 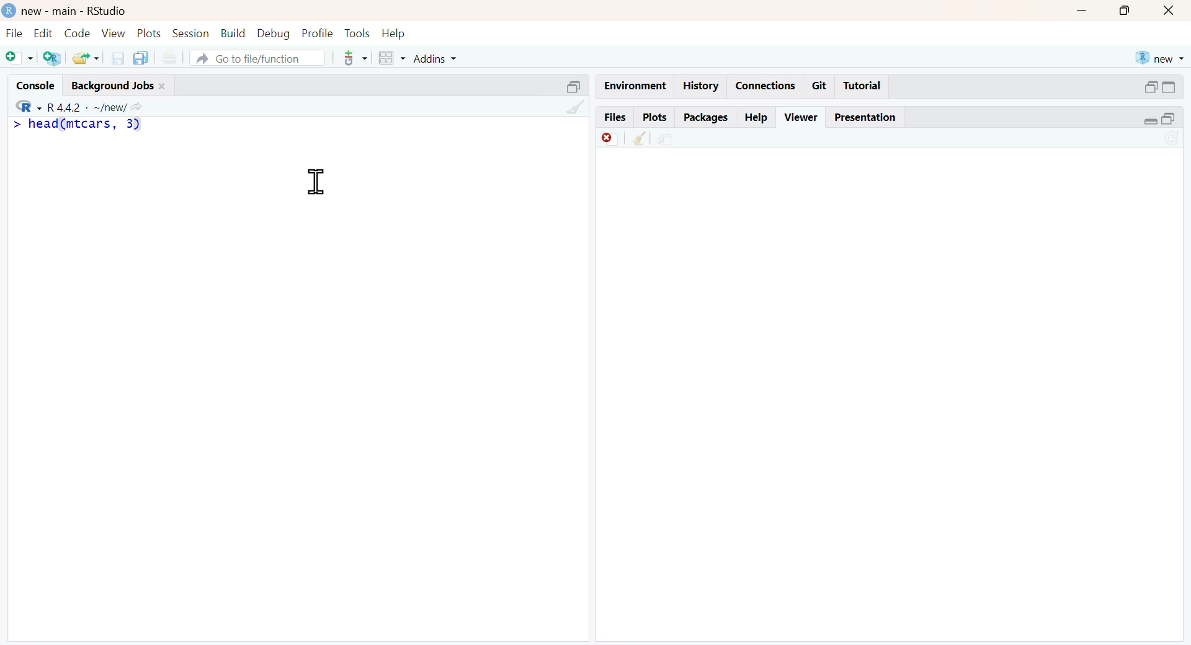 What do you see at coordinates (399, 32) in the screenshot?
I see `Help` at bounding box center [399, 32].